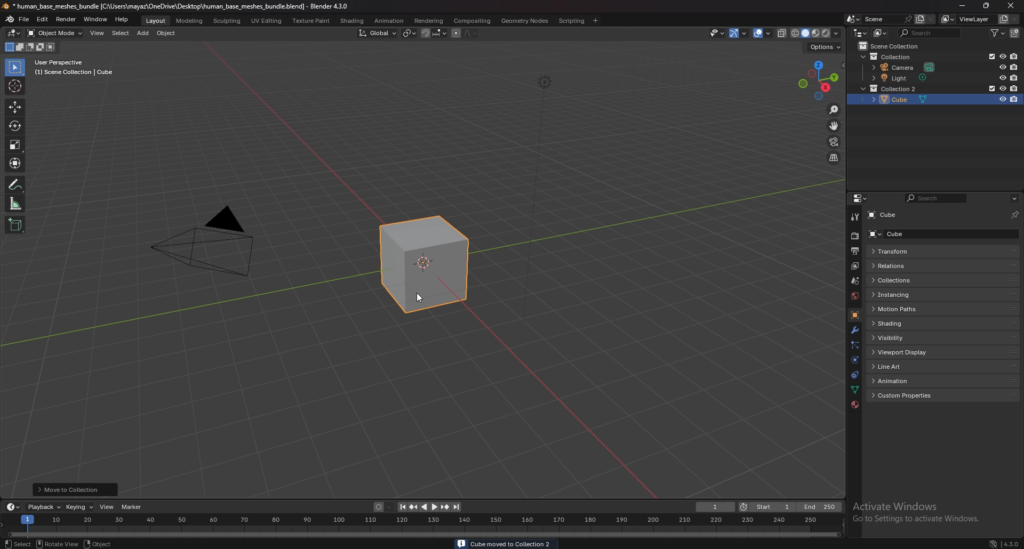 The image size is (1024, 549). I want to click on browse scene, so click(853, 19).